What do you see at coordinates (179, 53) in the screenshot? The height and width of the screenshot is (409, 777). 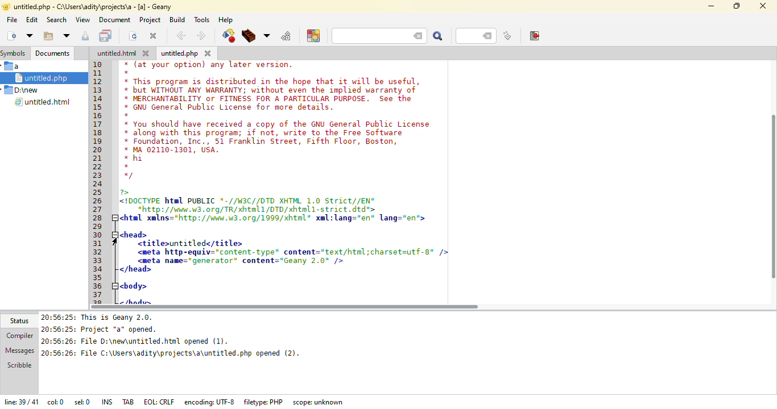 I see `untitled.php` at bounding box center [179, 53].